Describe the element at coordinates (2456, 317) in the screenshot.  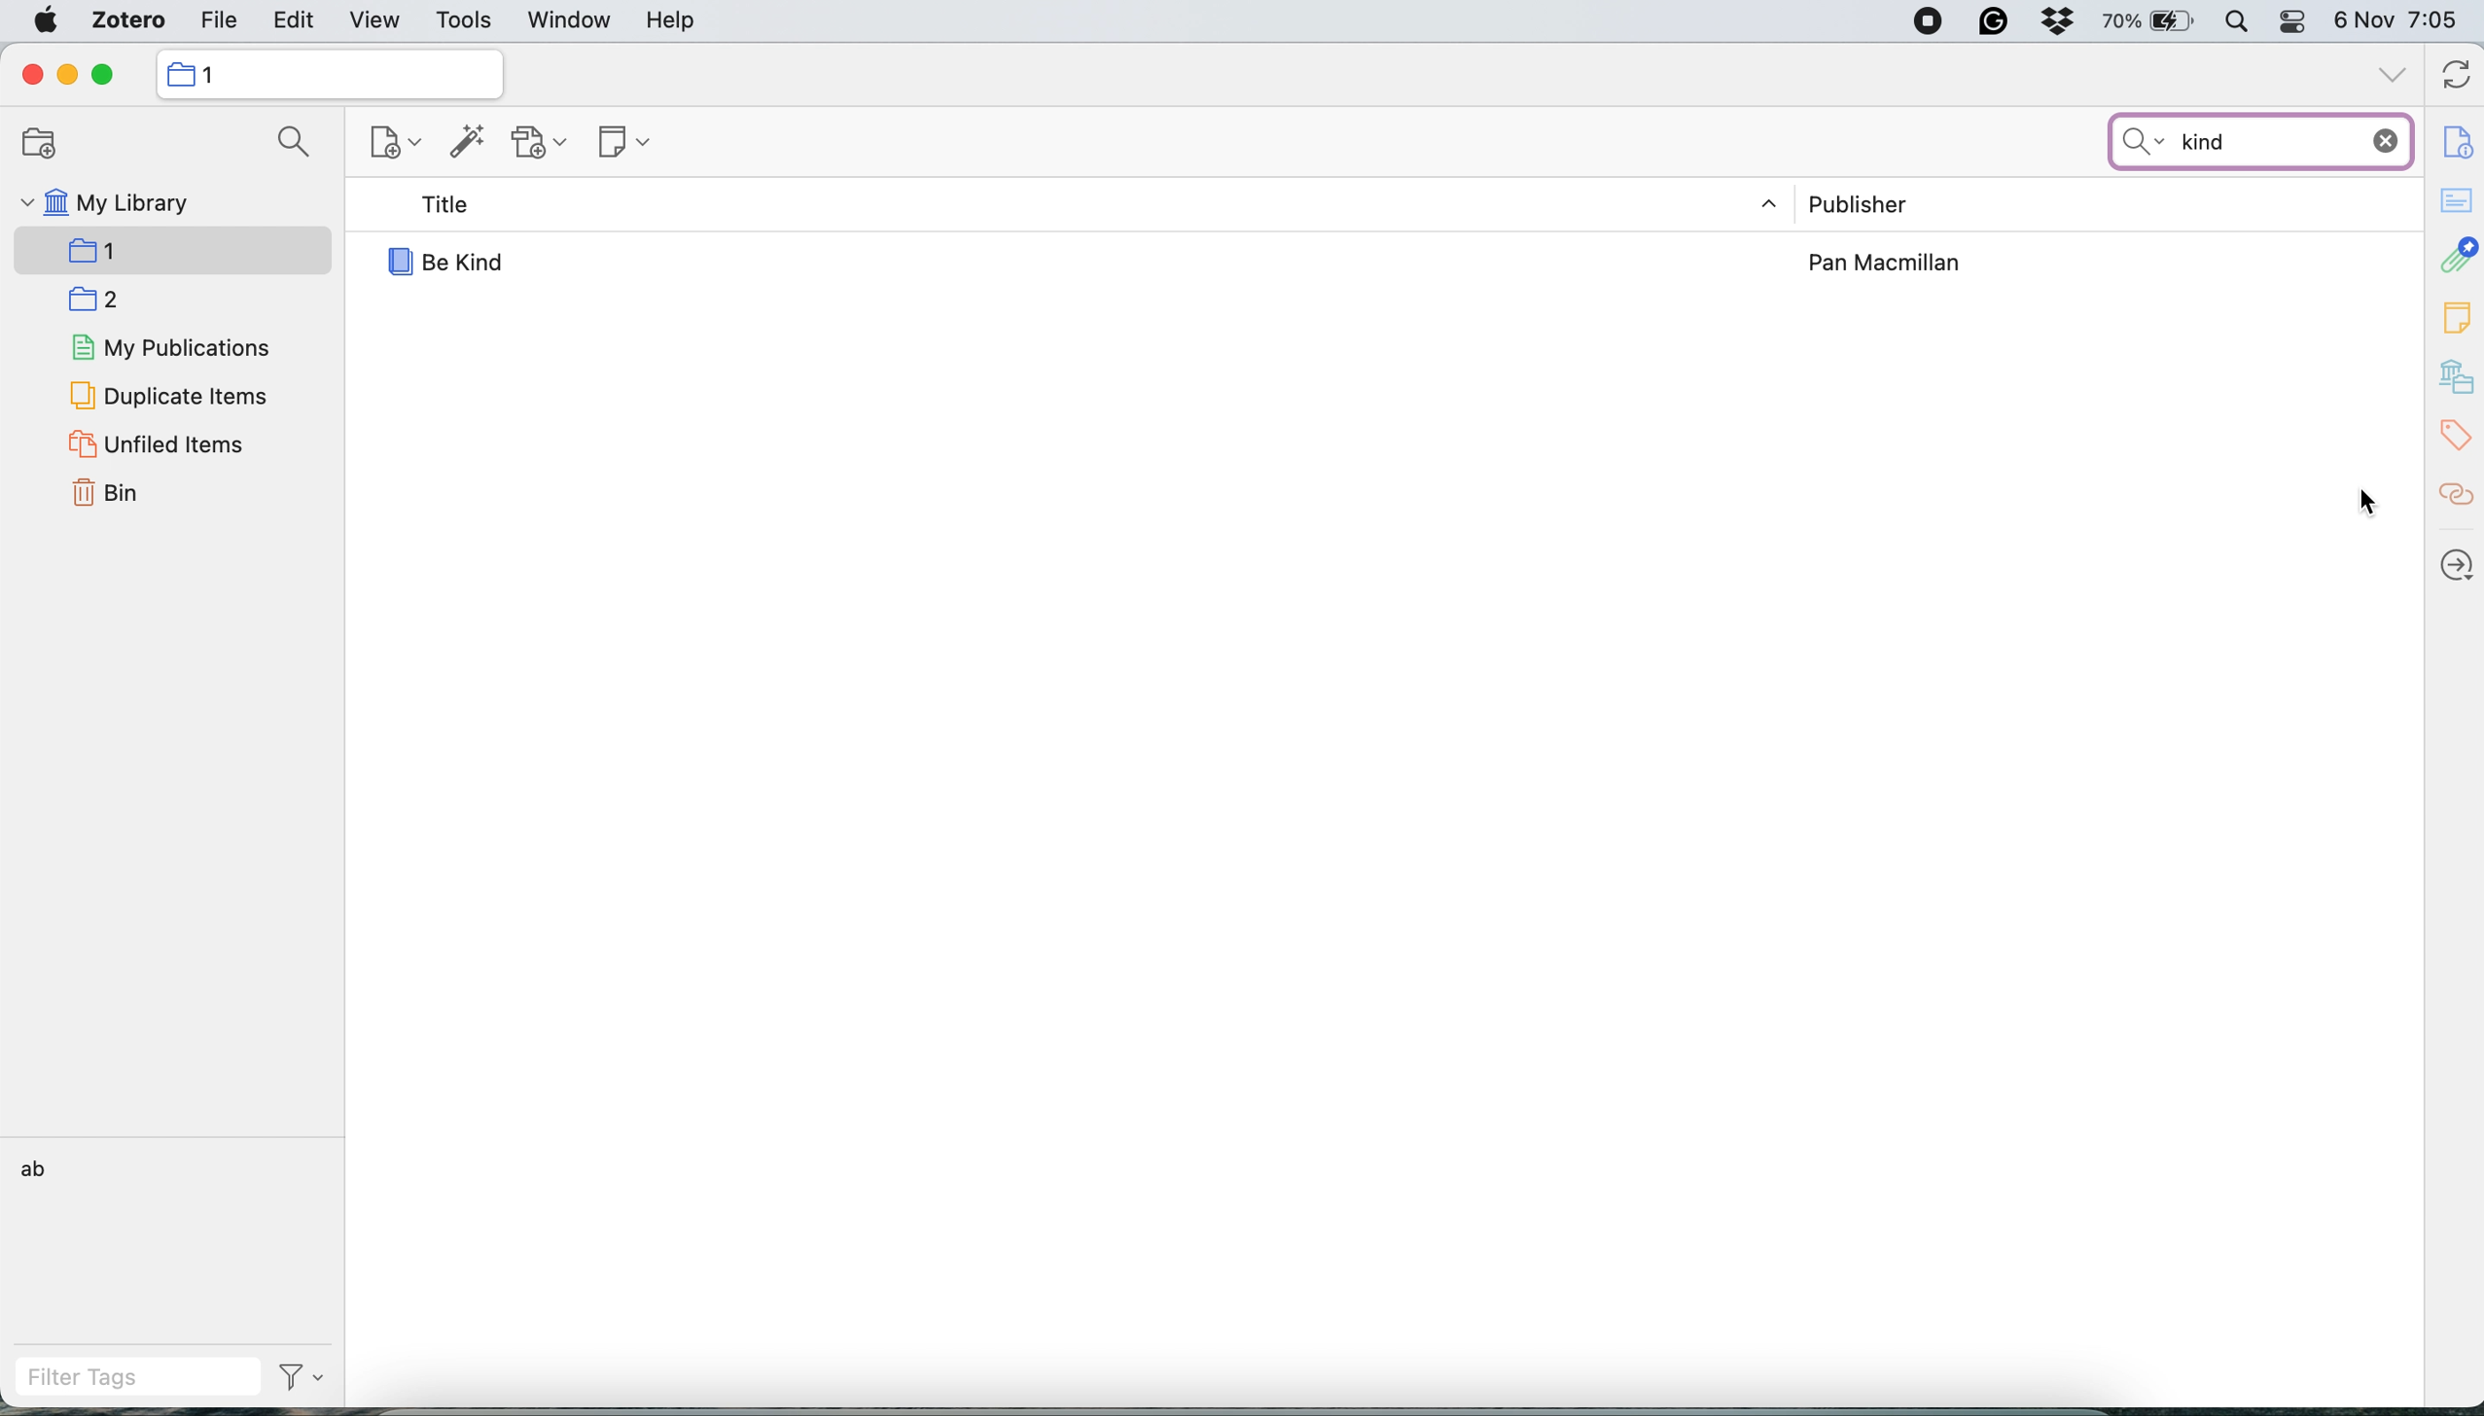
I see `note` at that location.